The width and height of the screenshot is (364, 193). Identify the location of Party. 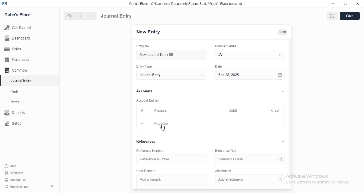
(19, 91).